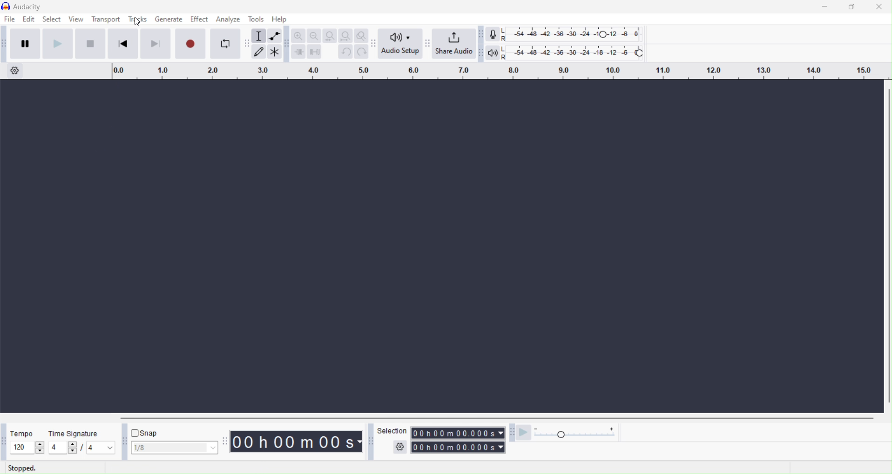  I want to click on Tools, so click(256, 19).